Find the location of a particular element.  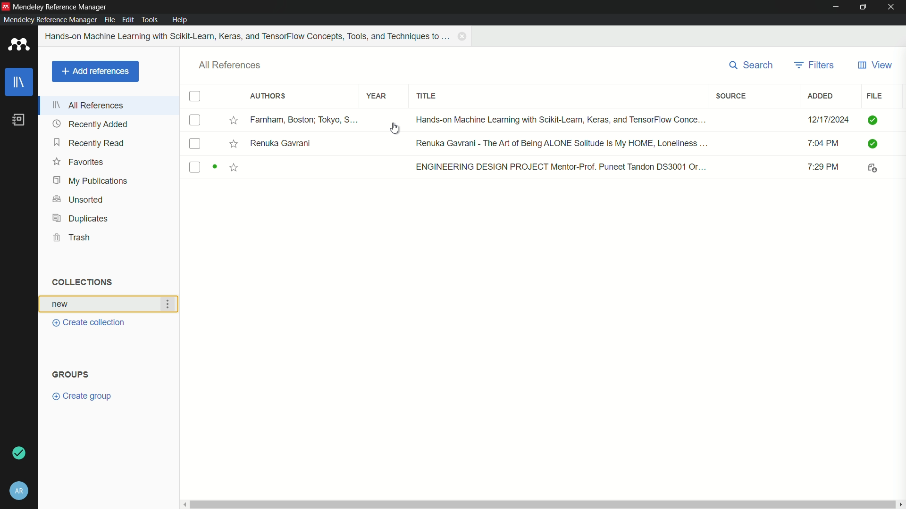

close book is located at coordinates (463, 36).